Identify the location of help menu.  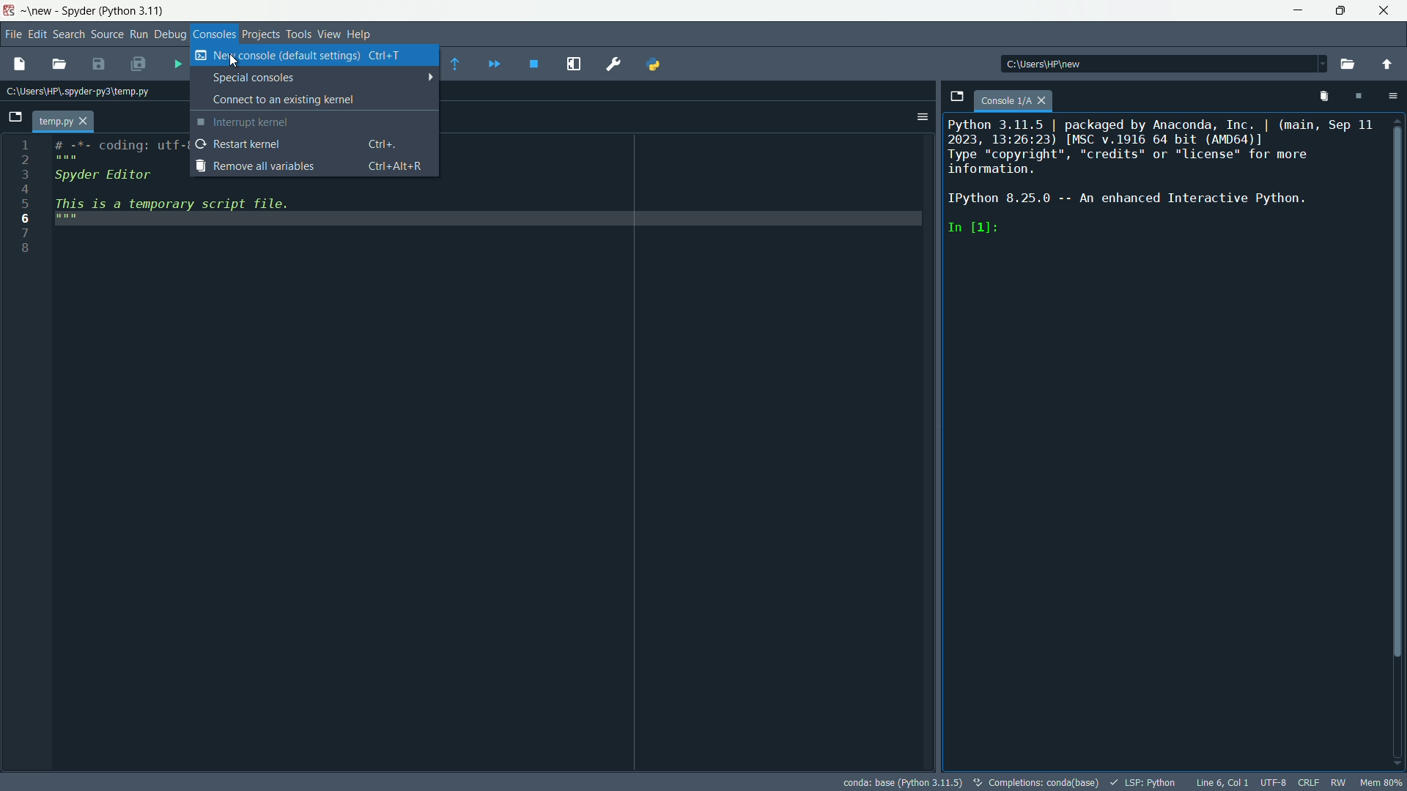
(361, 34).